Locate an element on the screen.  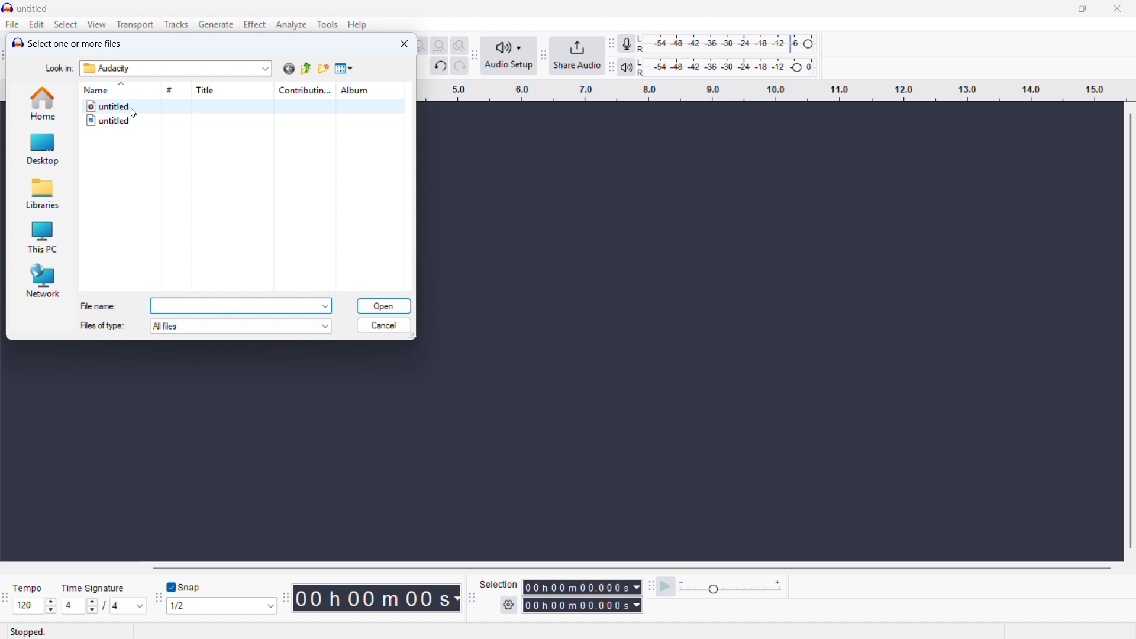
Transport  is located at coordinates (134, 25).